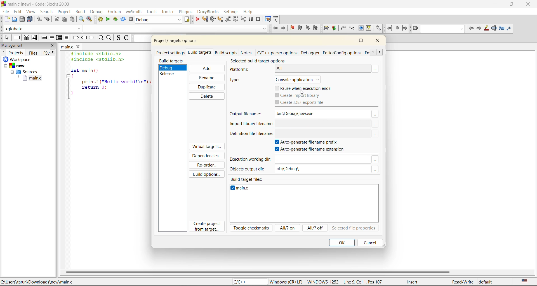 This screenshot has height=286, width=537. I want to click on jump forward, so click(404, 28).